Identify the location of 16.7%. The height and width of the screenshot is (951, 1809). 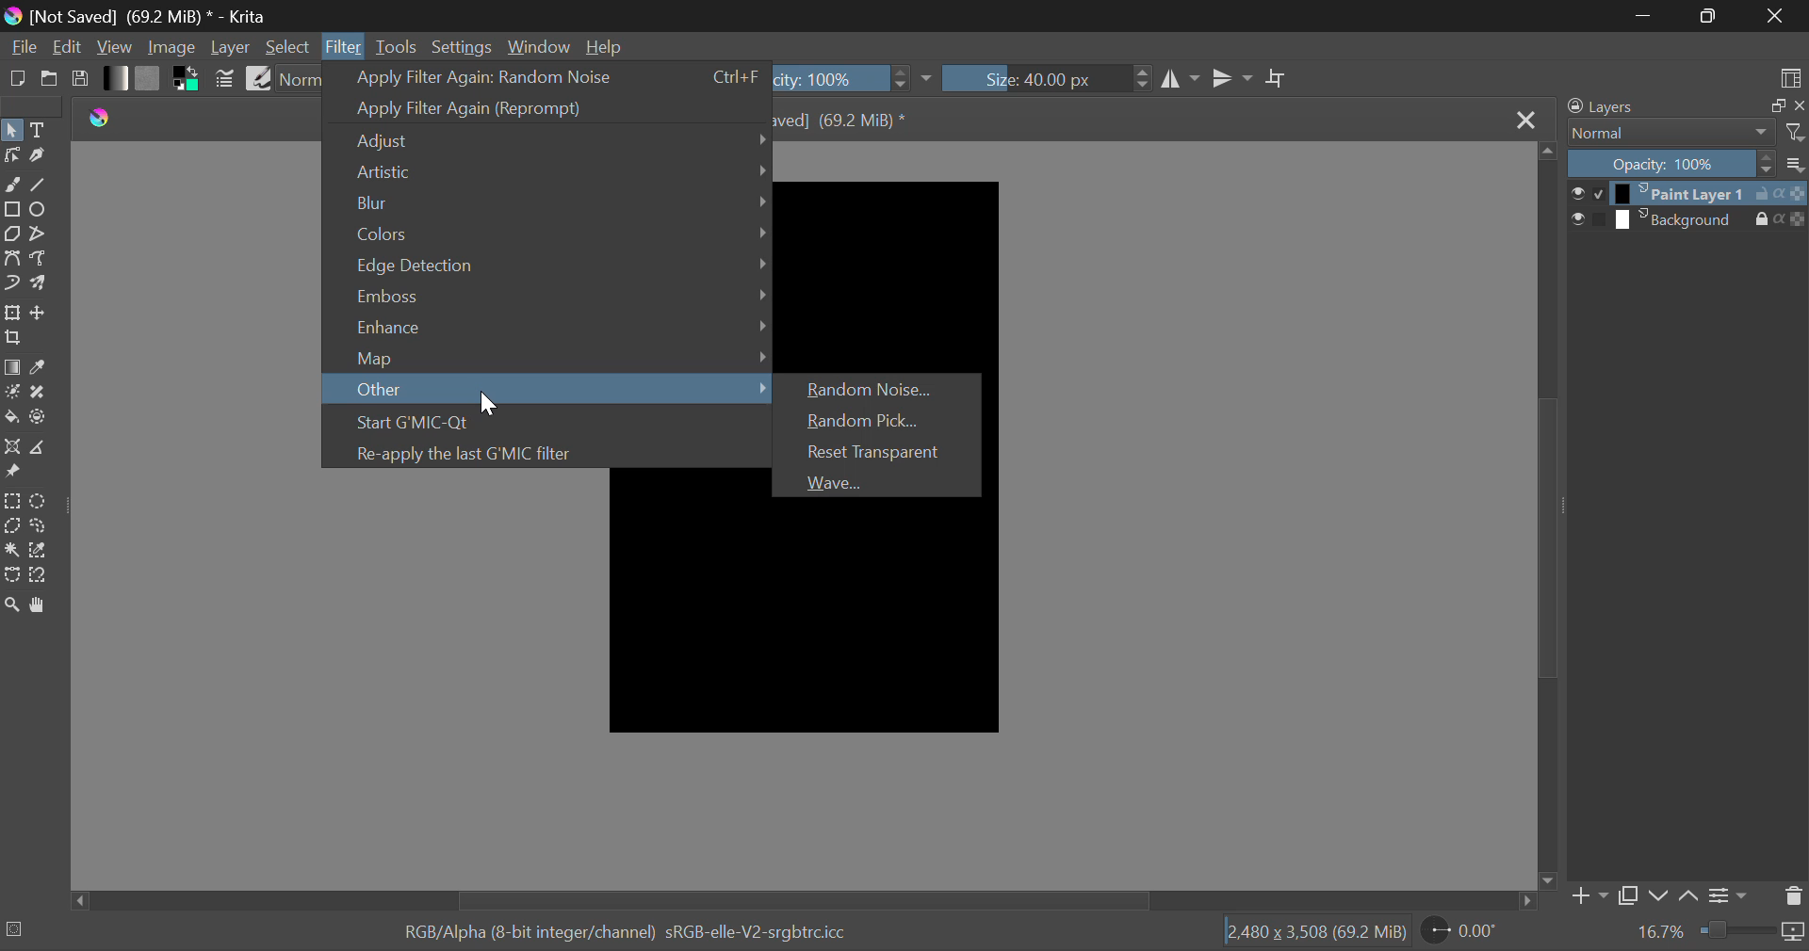
(1659, 933).